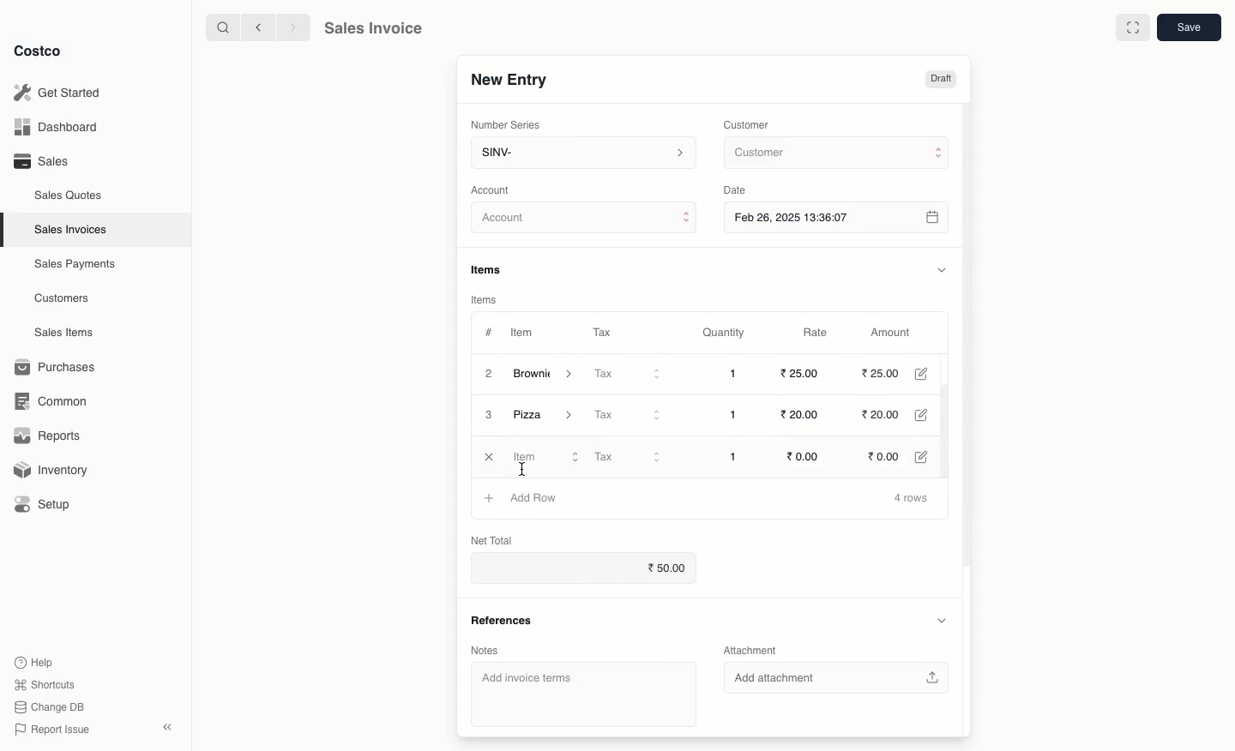 This screenshot has width=1235, height=751. What do you see at coordinates (68, 333) in the screenshot?
I see `Sales Items` at bounding box center [68, 333].